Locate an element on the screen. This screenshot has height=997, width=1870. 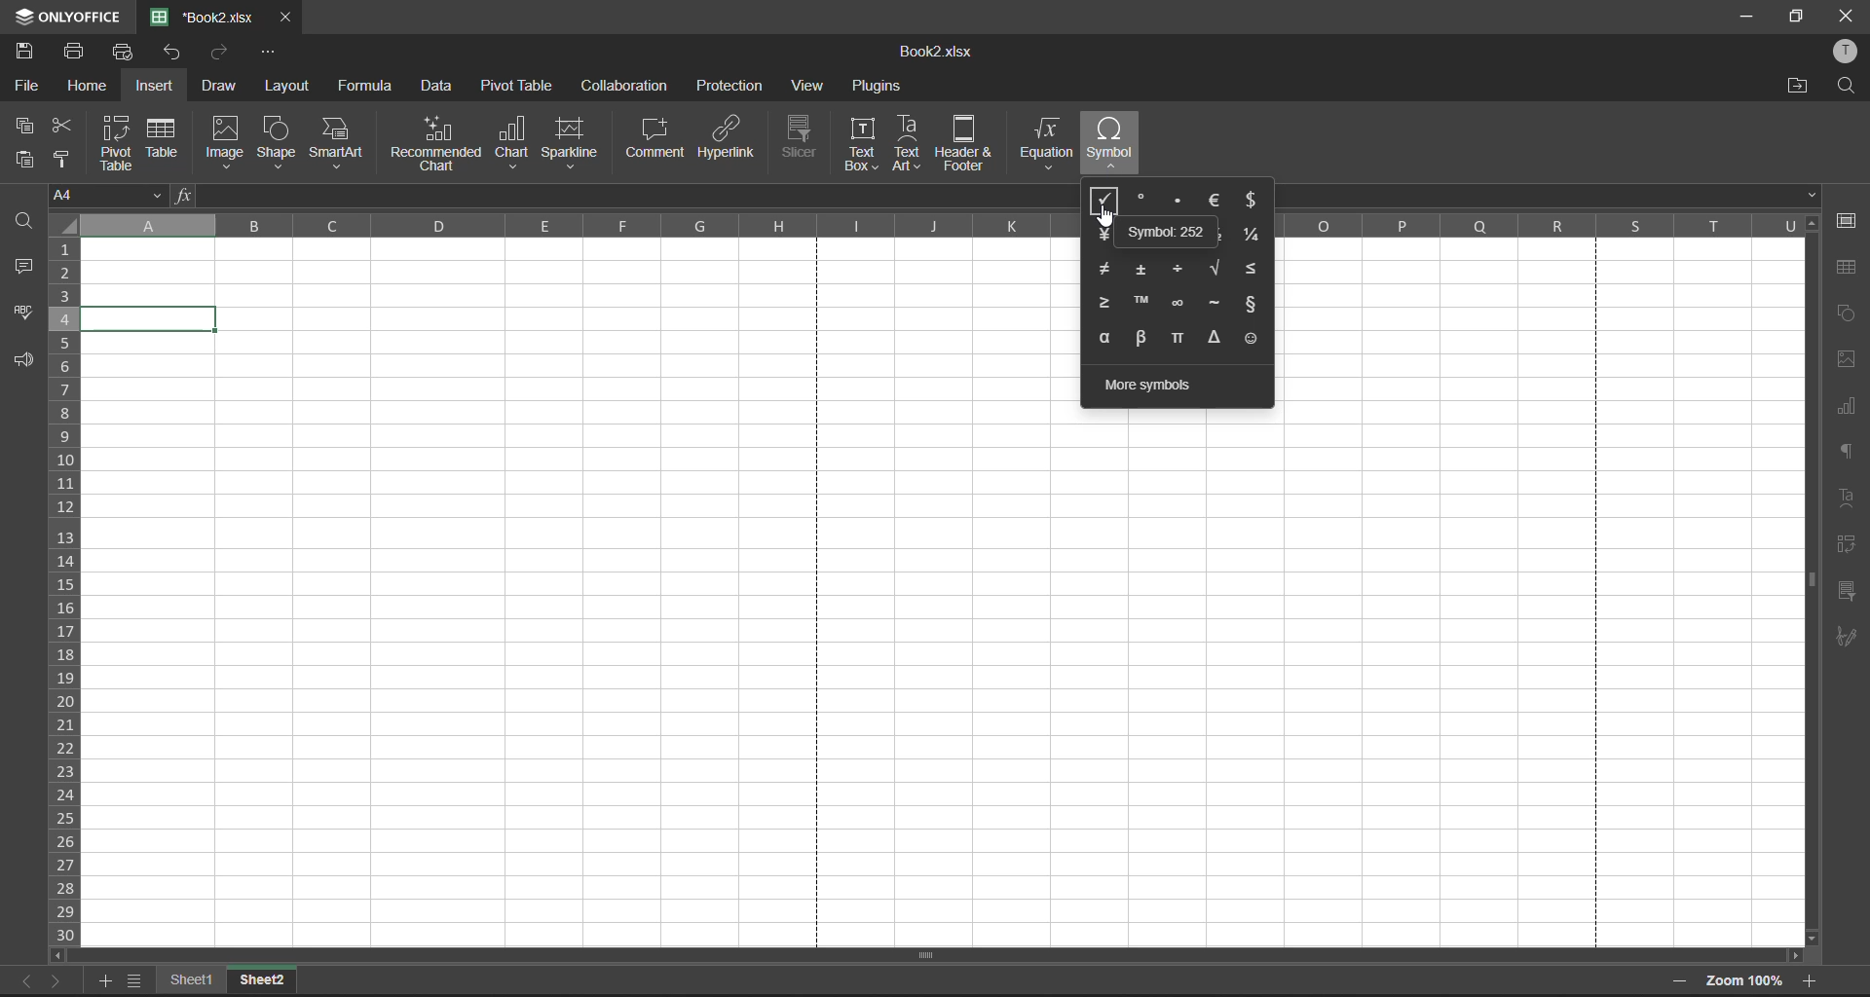
previous is located at coordinates (27, 981).